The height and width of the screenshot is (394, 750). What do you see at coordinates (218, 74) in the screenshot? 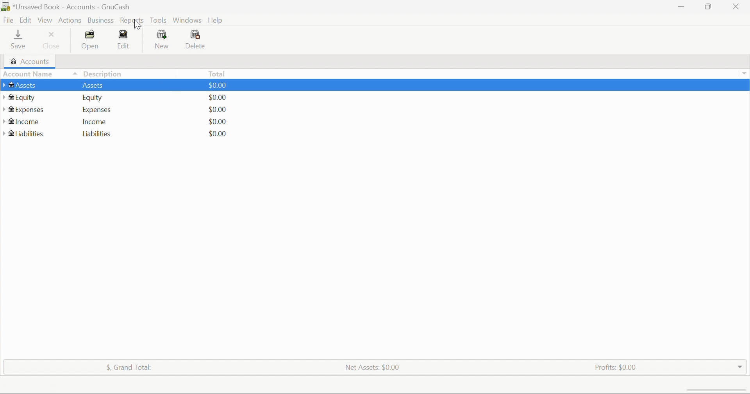
I see `Total` at bounding box center [218, 74].